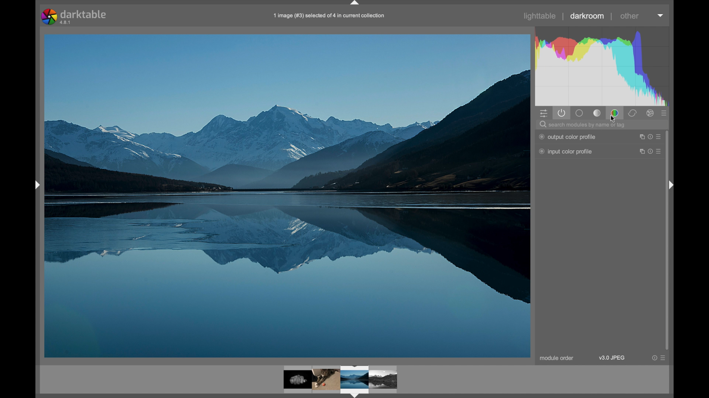 The width and height of the screenshot is (709, 398). What do you see at coordinates (293, 378) in the screenshot?
I see `photo preview` at bounding box center [293, 378].